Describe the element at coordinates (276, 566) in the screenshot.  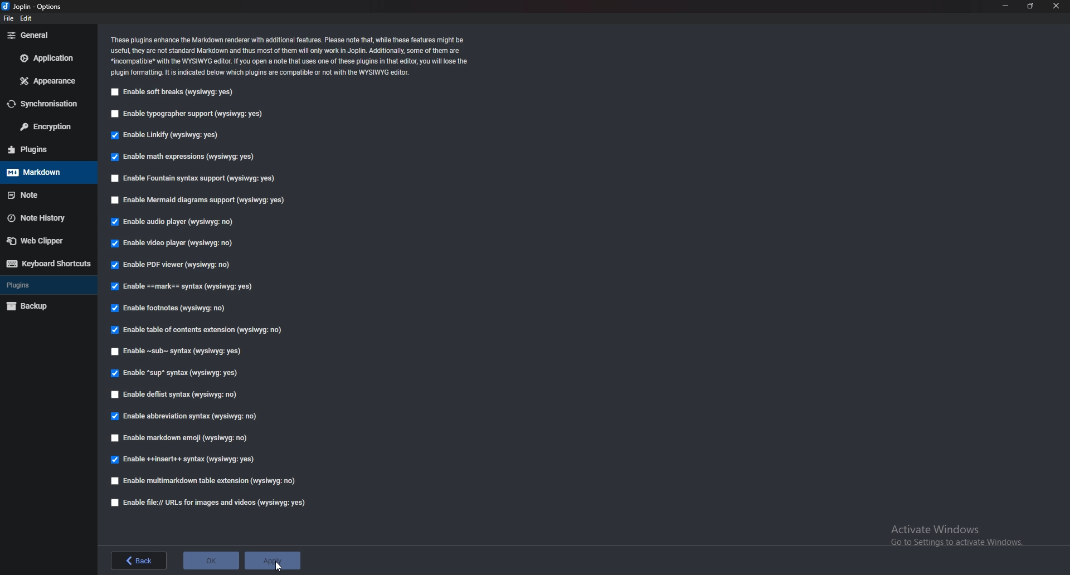
I see `cursor` at that location.